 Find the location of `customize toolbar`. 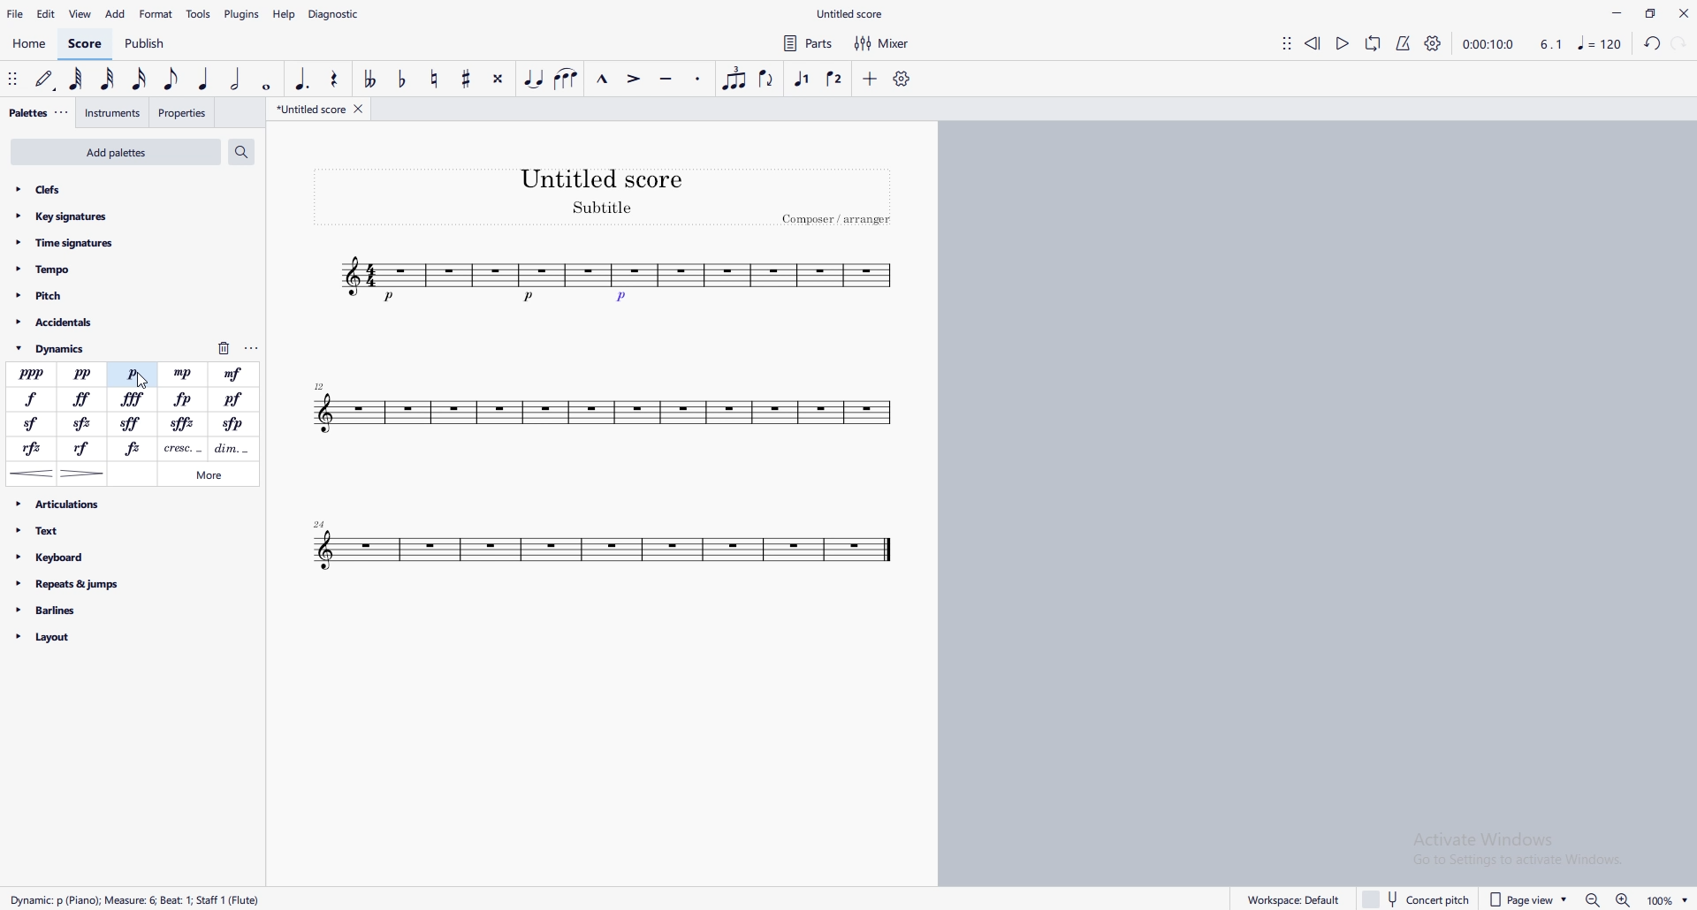

customize toolbar is located at coordinates (902, 78).